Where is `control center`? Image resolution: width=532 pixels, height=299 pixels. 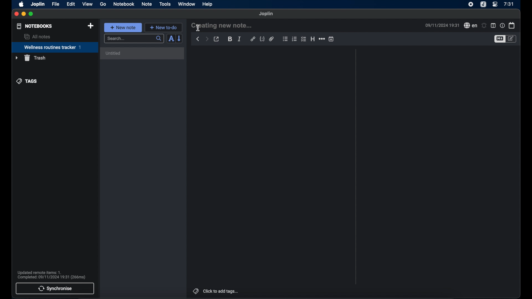 control center is located at coordinates (495, 4).